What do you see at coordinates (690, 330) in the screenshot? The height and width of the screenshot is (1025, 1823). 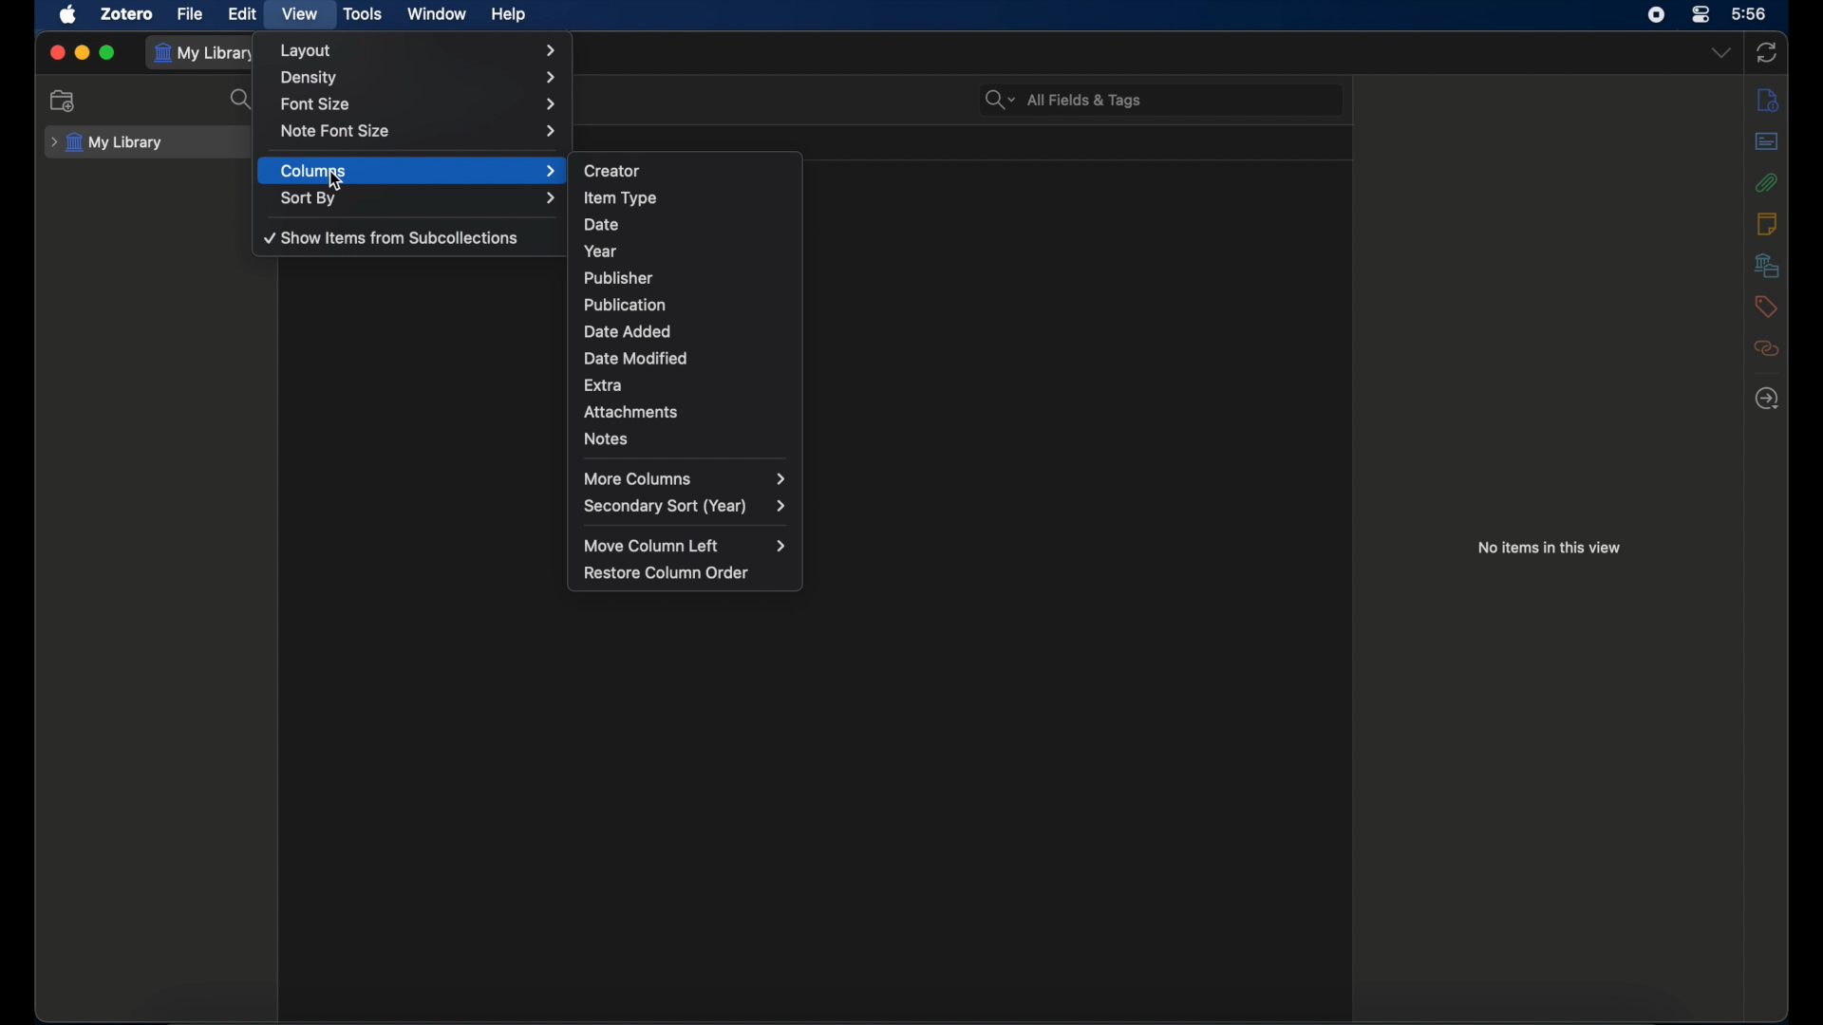 I see `date added` at bounding box center [690, 330].